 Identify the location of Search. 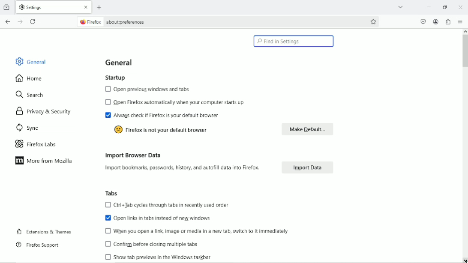
(32, 94).